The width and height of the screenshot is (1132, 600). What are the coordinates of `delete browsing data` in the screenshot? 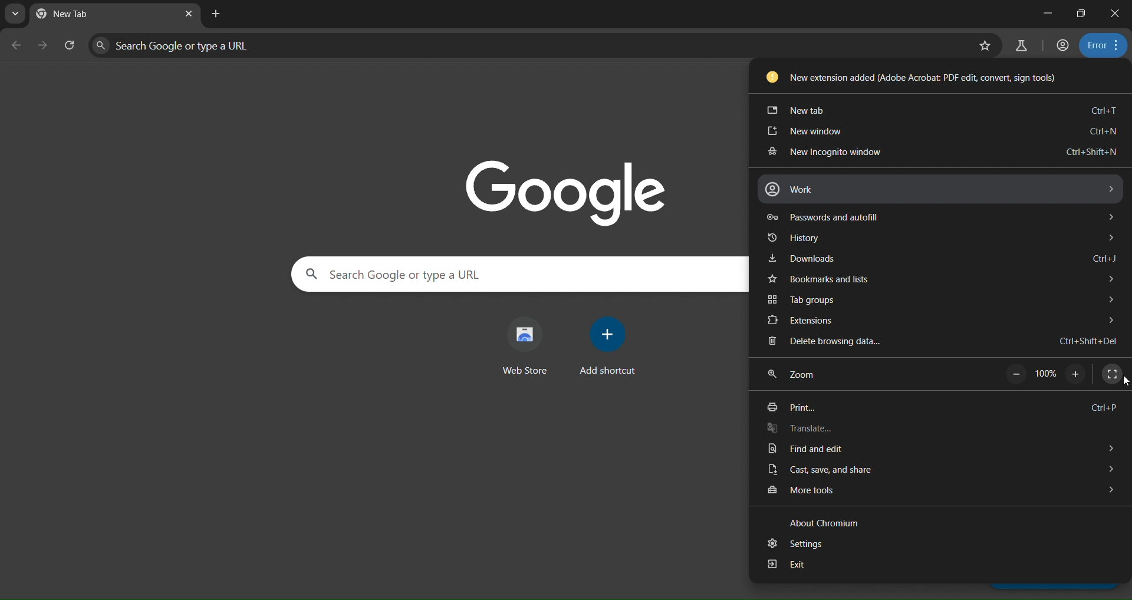 It's located at (935, 342).